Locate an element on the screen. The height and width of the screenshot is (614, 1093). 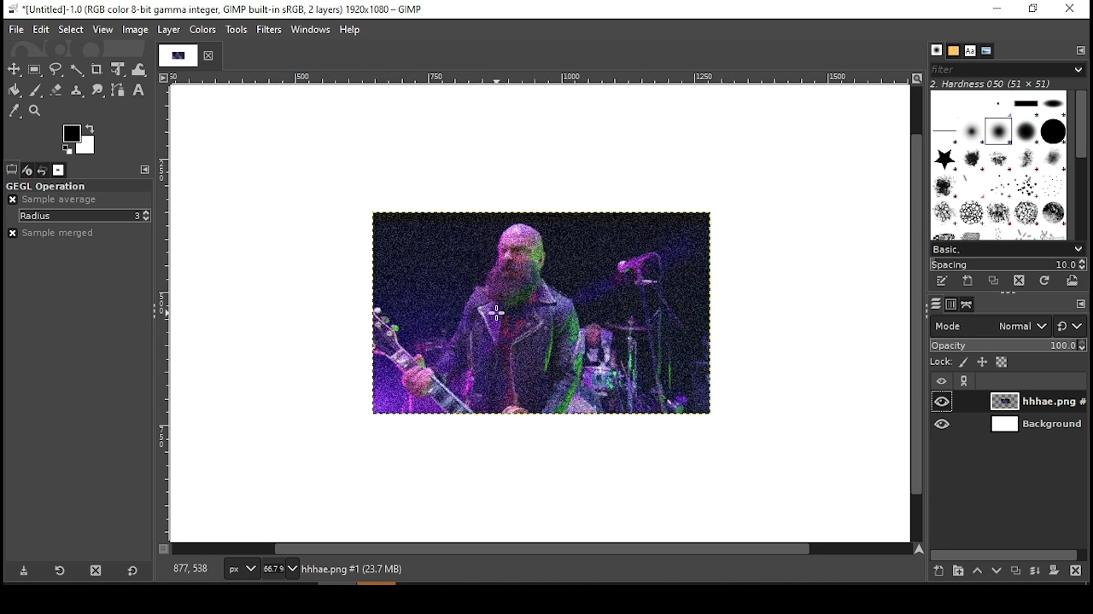
crop tool is located at coordinates (97, 69).